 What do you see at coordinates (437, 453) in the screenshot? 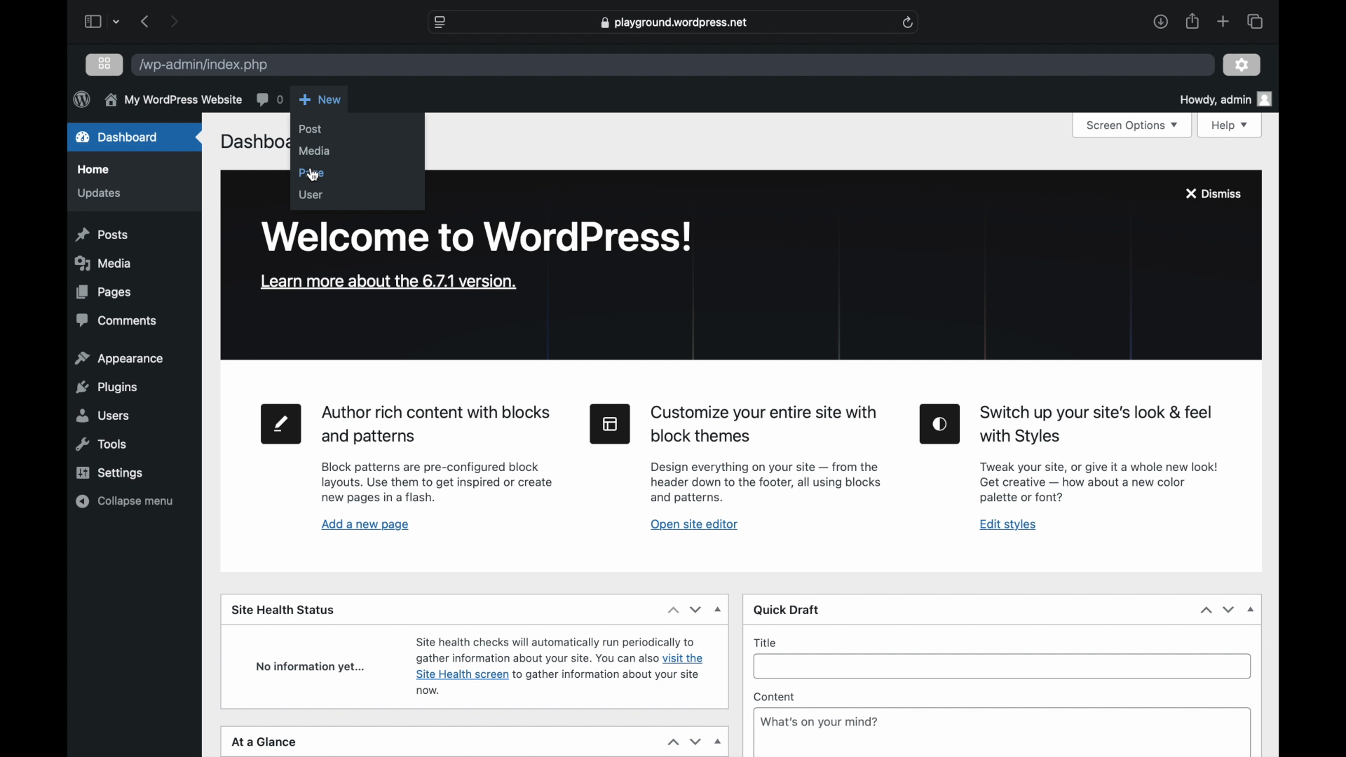
I see `Author rich content with blocks
and patterns

Block patterns are pre-configured block
layouts. Use them to get inspired or create
new pages in a flash.` at bounding box center [437, 453].